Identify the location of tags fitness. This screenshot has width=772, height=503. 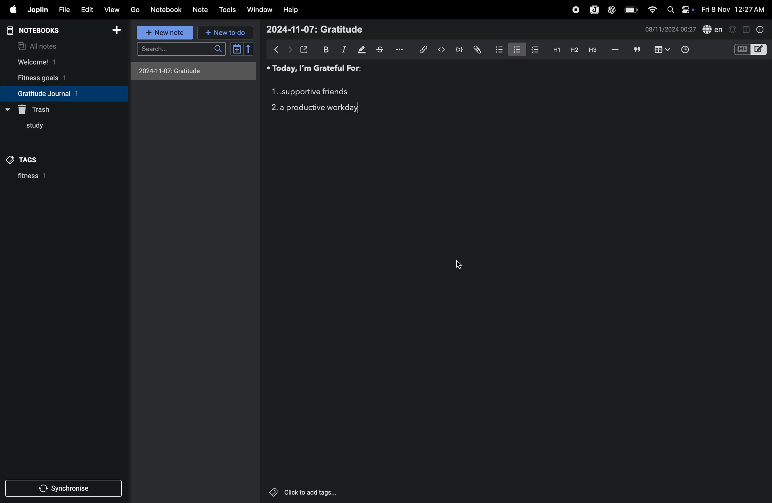
(28, 160).